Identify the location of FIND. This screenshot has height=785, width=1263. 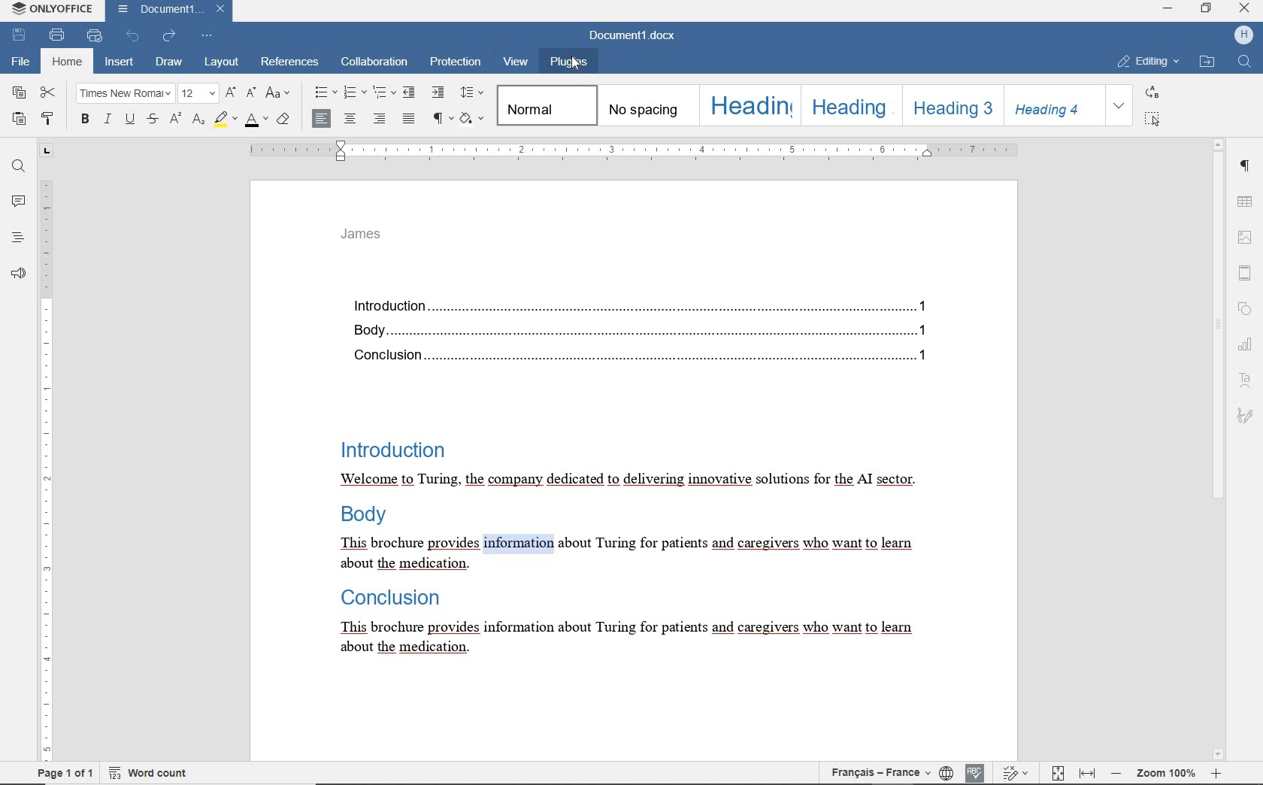
(1246, 63).